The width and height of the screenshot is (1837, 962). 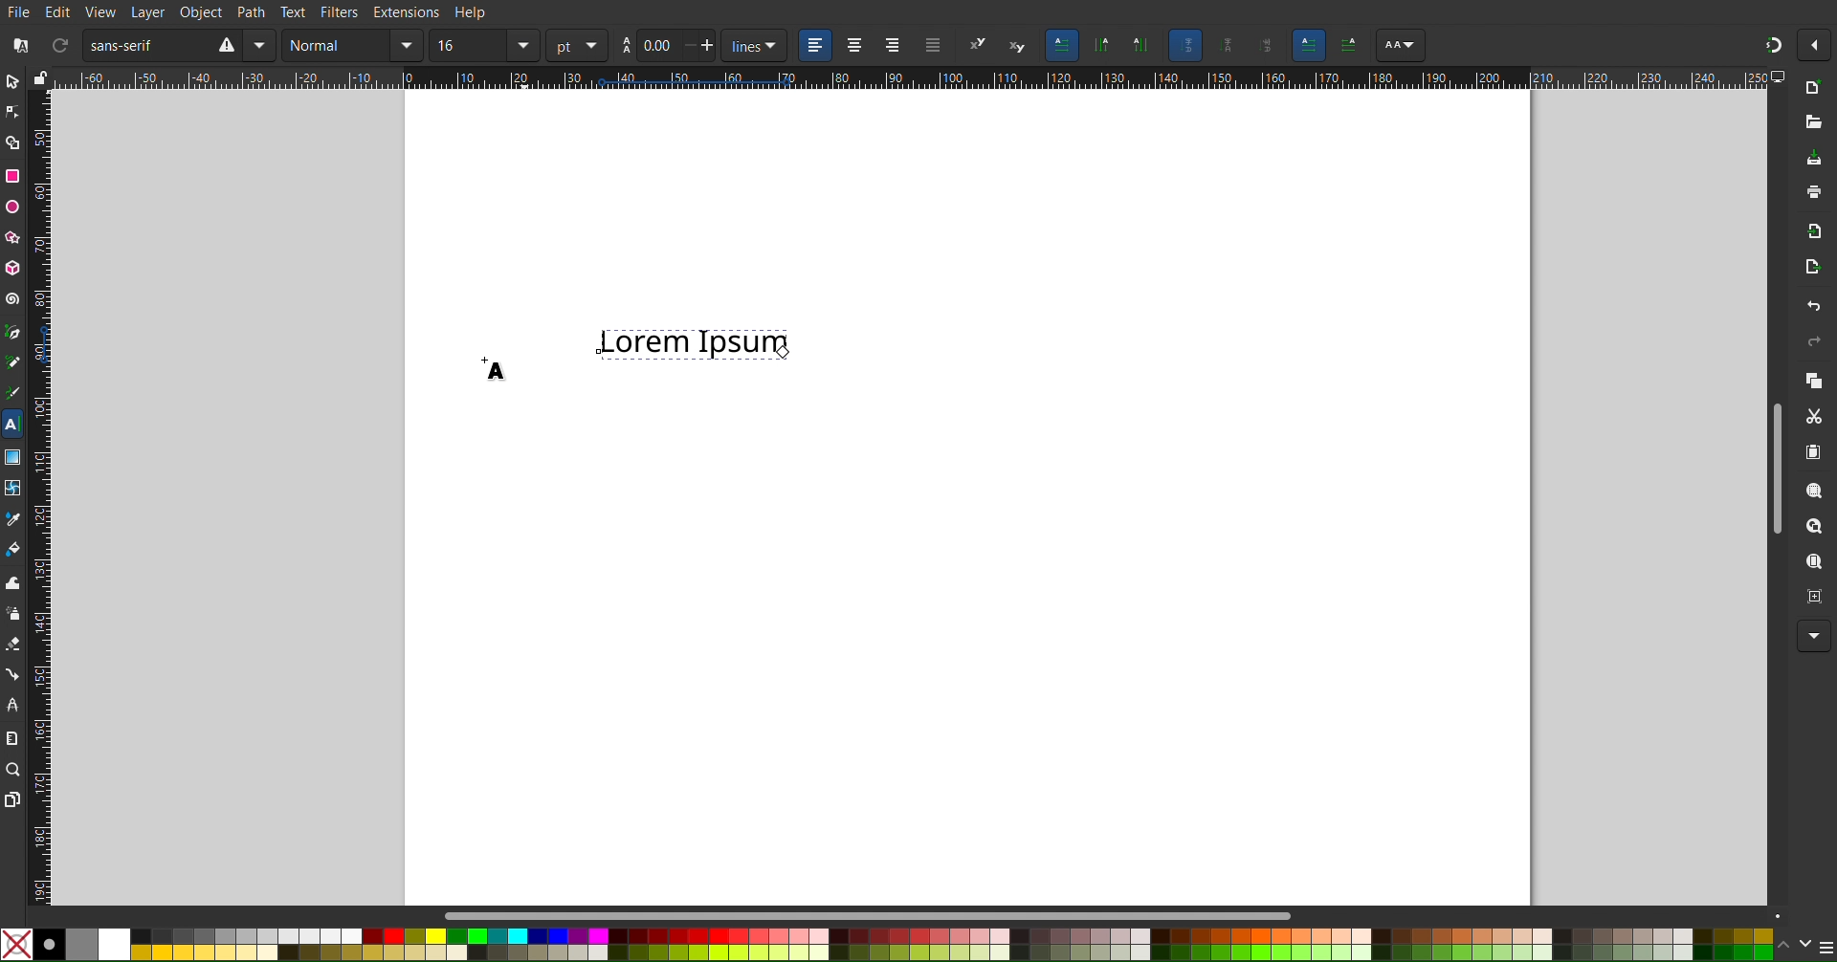 What do you see at coordinates (24, 43) in the screenshot?
I see `font file` at bounding box center [24, 43].